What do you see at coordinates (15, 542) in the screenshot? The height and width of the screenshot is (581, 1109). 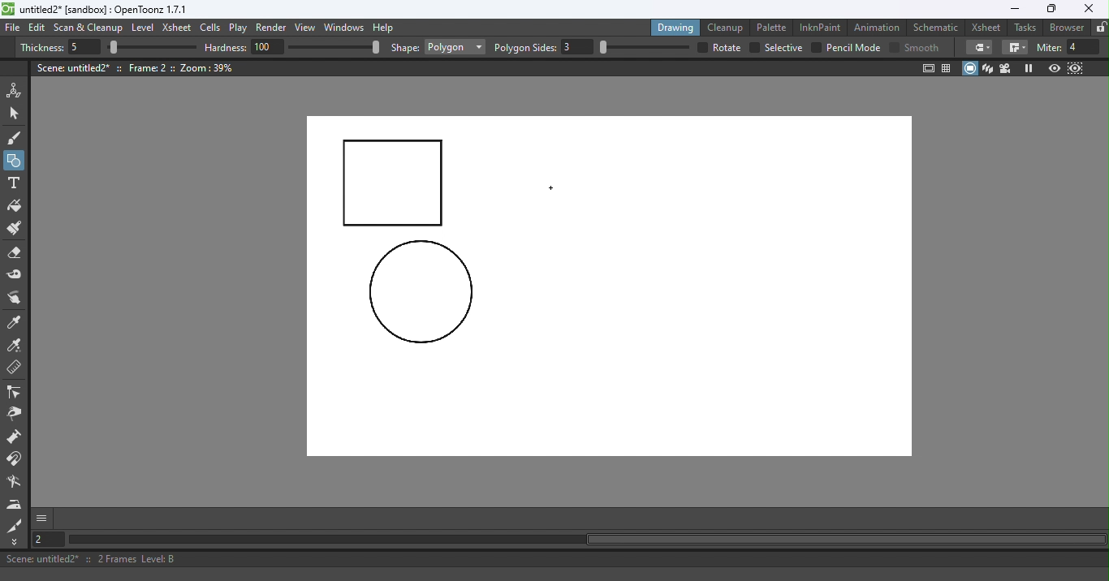 I see `More Tools` at bounding box center [15, 542].